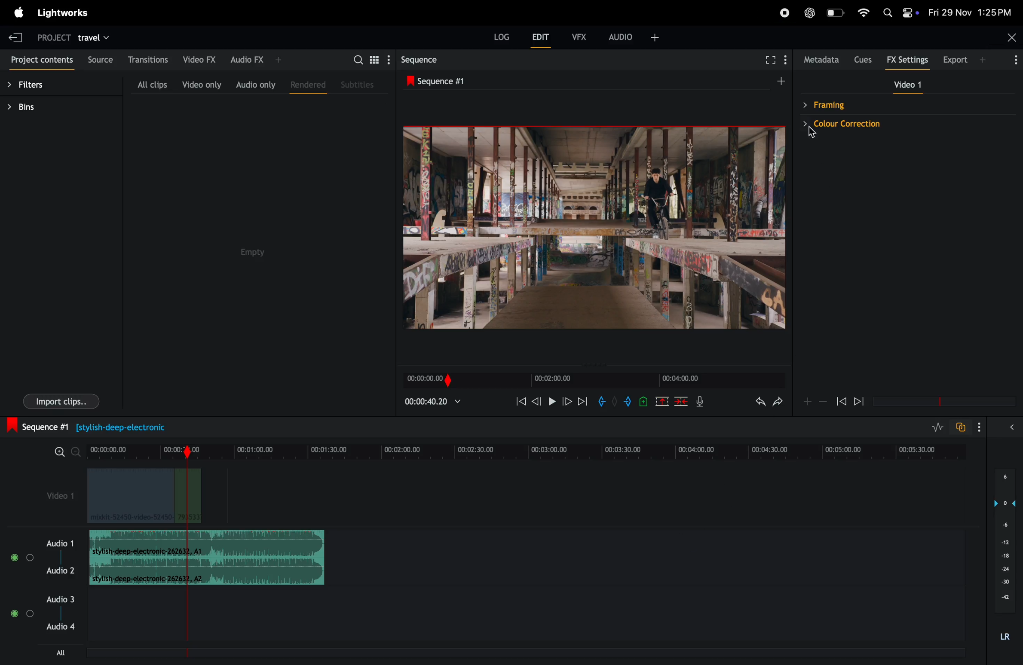  What do you see at coordinates (61, 401) in the screenshot?
I see `import clips` at bounding box center [61, 401].